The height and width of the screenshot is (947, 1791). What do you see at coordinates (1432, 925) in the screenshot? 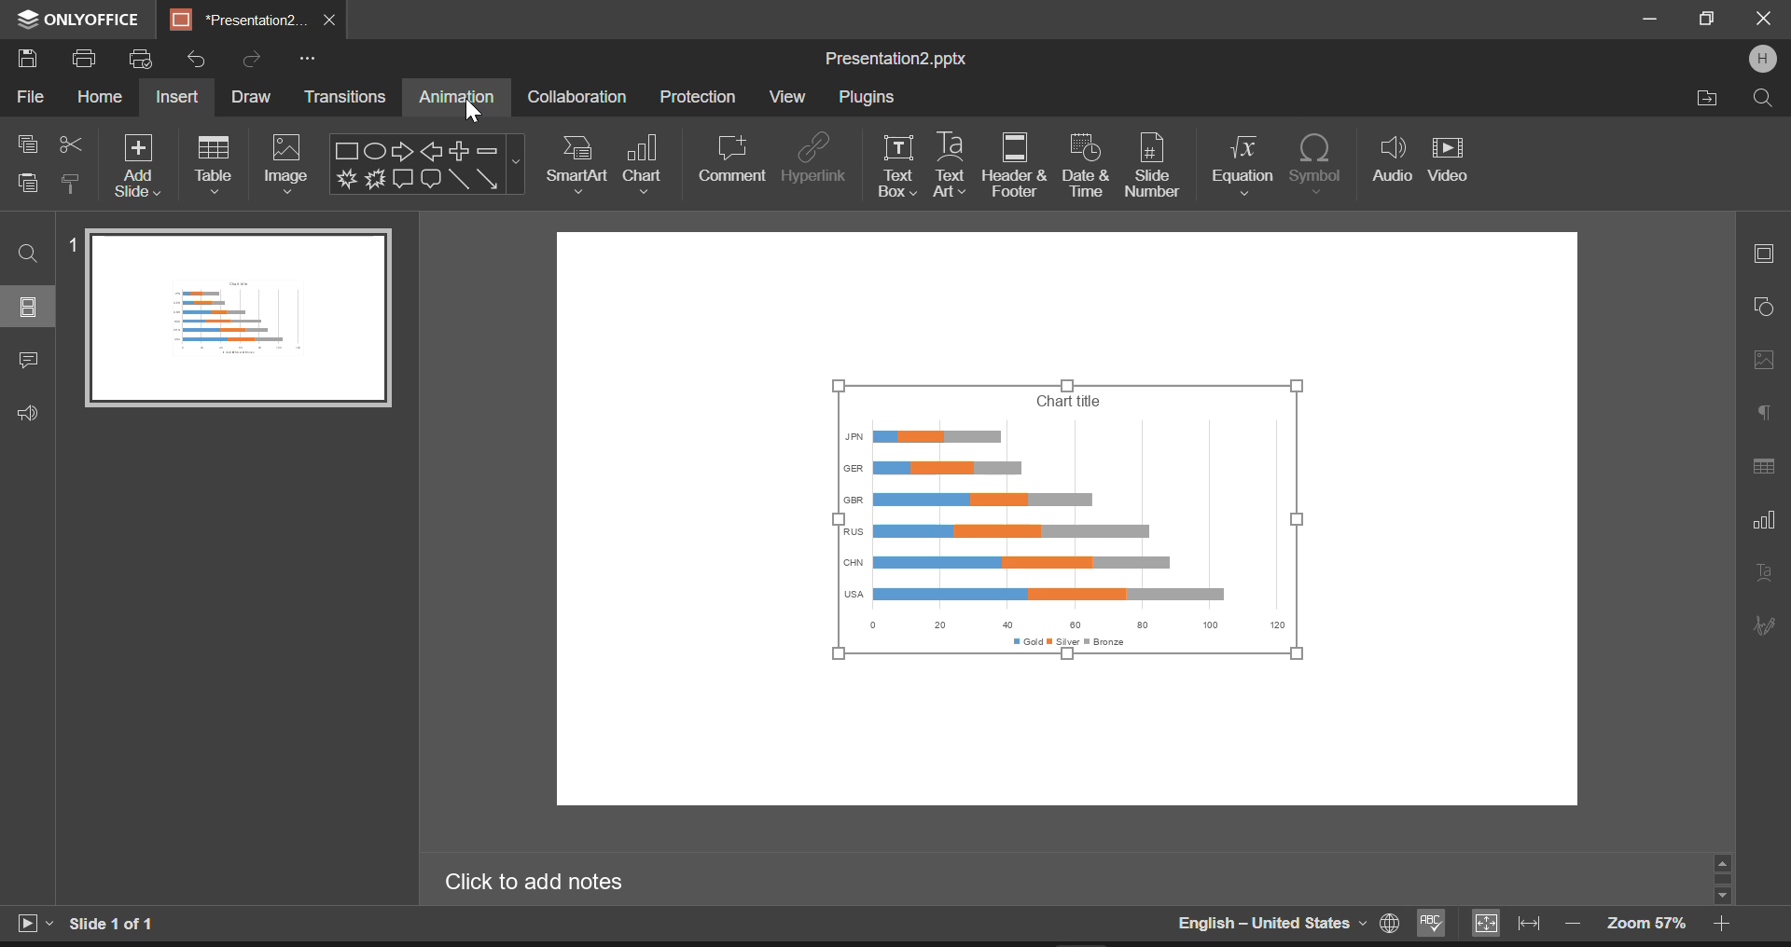
I see `Spellchecking` at bounding box center [1432, 925].